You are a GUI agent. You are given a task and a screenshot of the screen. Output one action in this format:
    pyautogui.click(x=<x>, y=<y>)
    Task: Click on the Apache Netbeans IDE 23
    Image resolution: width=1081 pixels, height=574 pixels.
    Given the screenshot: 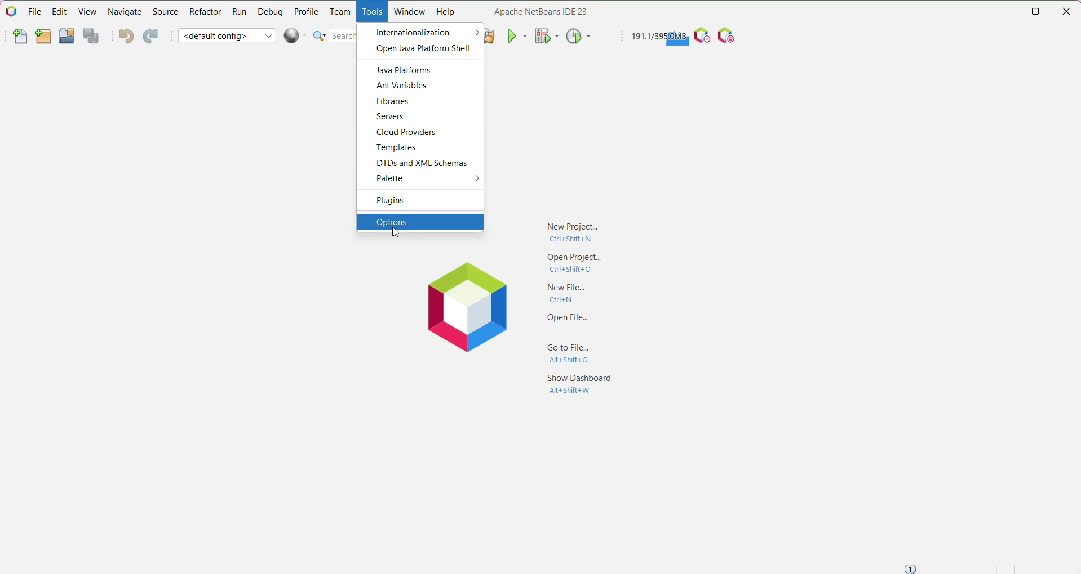 What is the action you would take?
    pyautogui.click(x=537, y=12)
    